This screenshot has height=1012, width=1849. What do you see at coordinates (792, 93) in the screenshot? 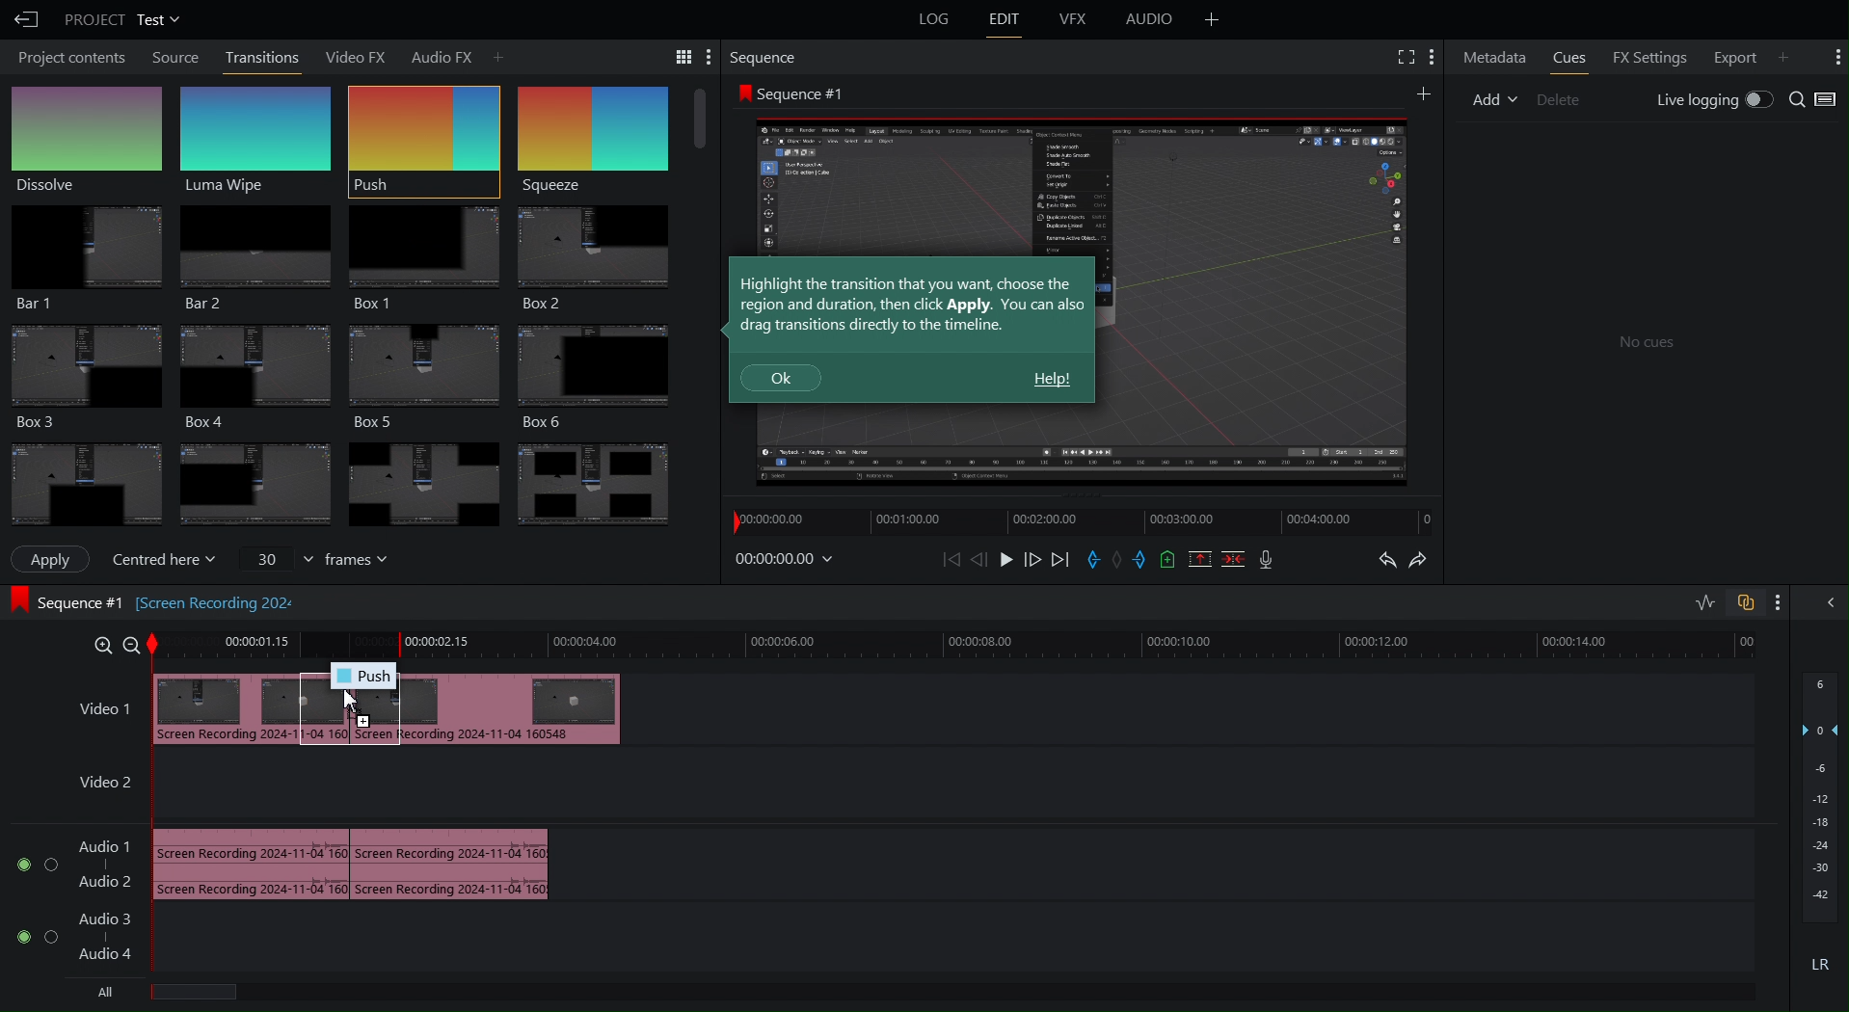
I see `Sequence #1` at bounding box center [792, 93].